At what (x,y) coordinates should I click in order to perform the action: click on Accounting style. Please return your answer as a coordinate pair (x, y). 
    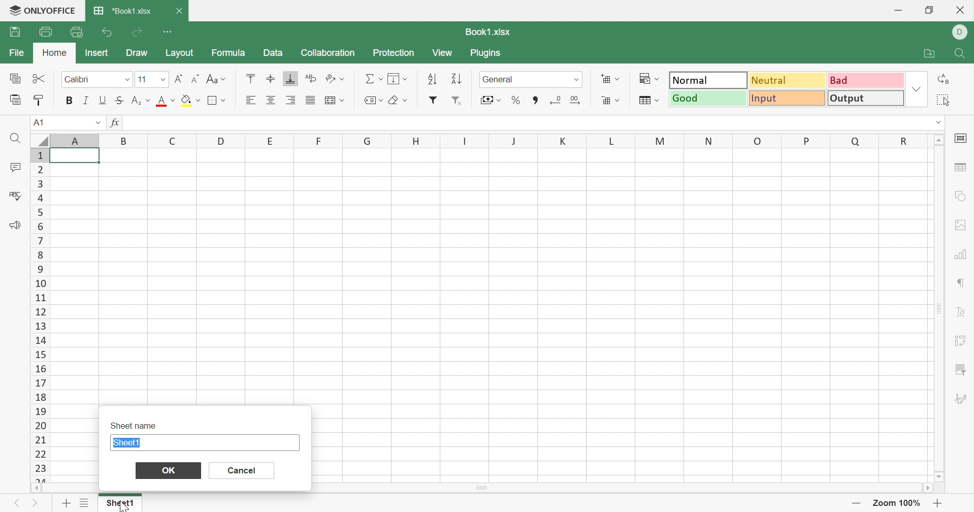
    Looking at the image, I should click on (490, 100).